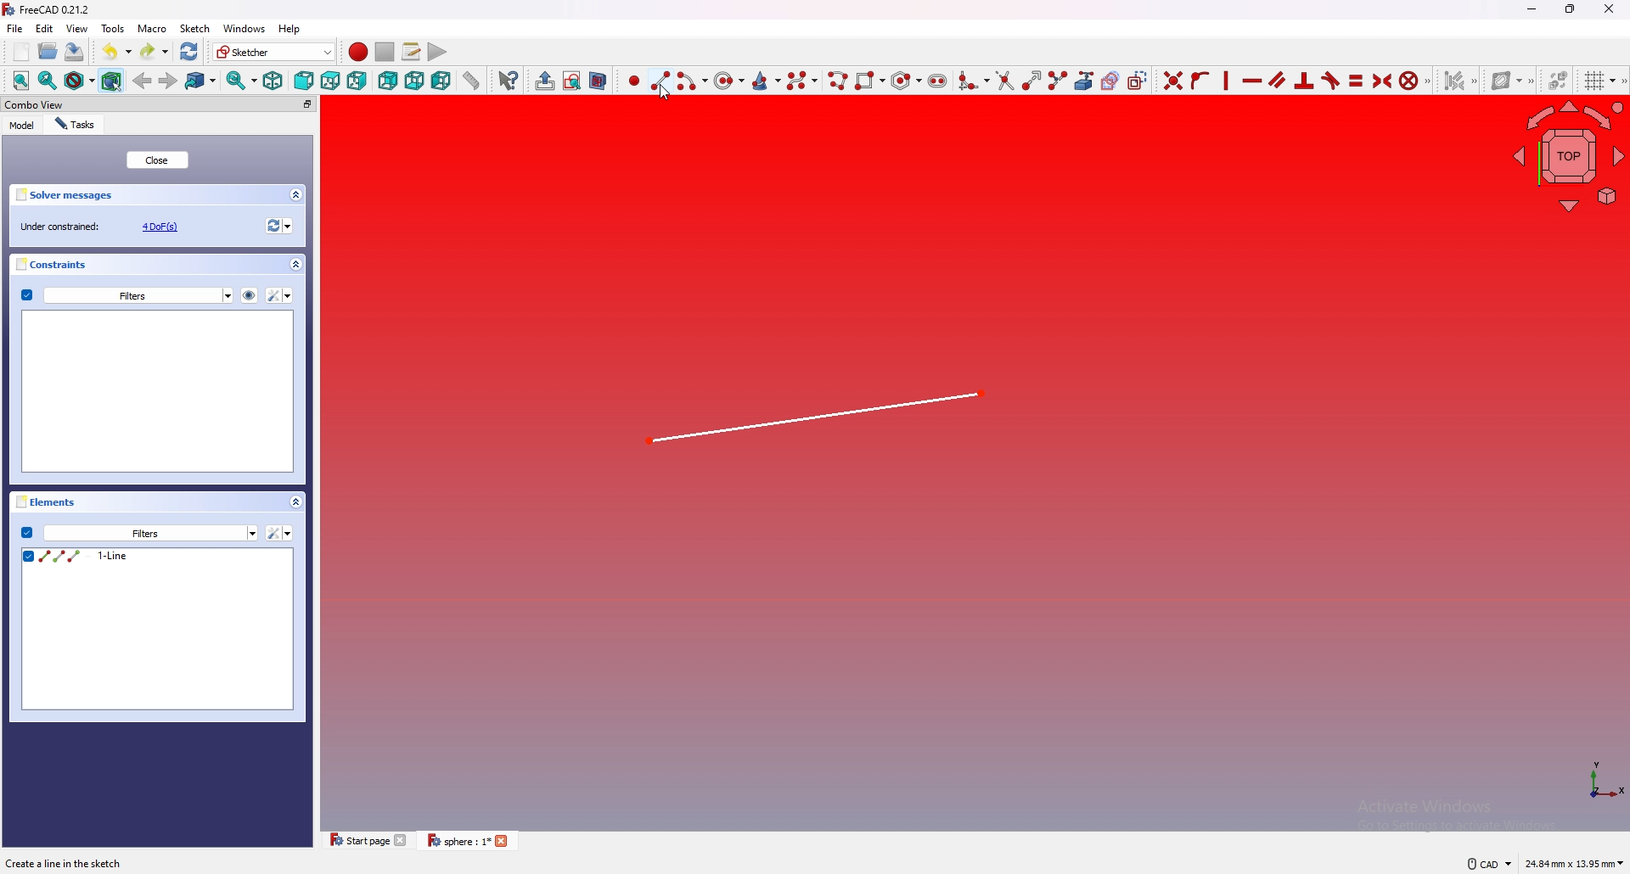 Image resolution: width=1630 pixels, height=874 pixels. Describe the element at coordinates (355, 52) in the screenshot. I see `Macro recording` at that location.